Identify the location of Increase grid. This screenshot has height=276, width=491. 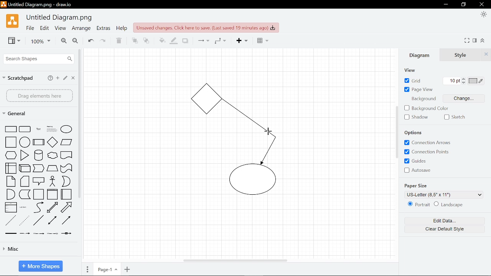
(464, 79).